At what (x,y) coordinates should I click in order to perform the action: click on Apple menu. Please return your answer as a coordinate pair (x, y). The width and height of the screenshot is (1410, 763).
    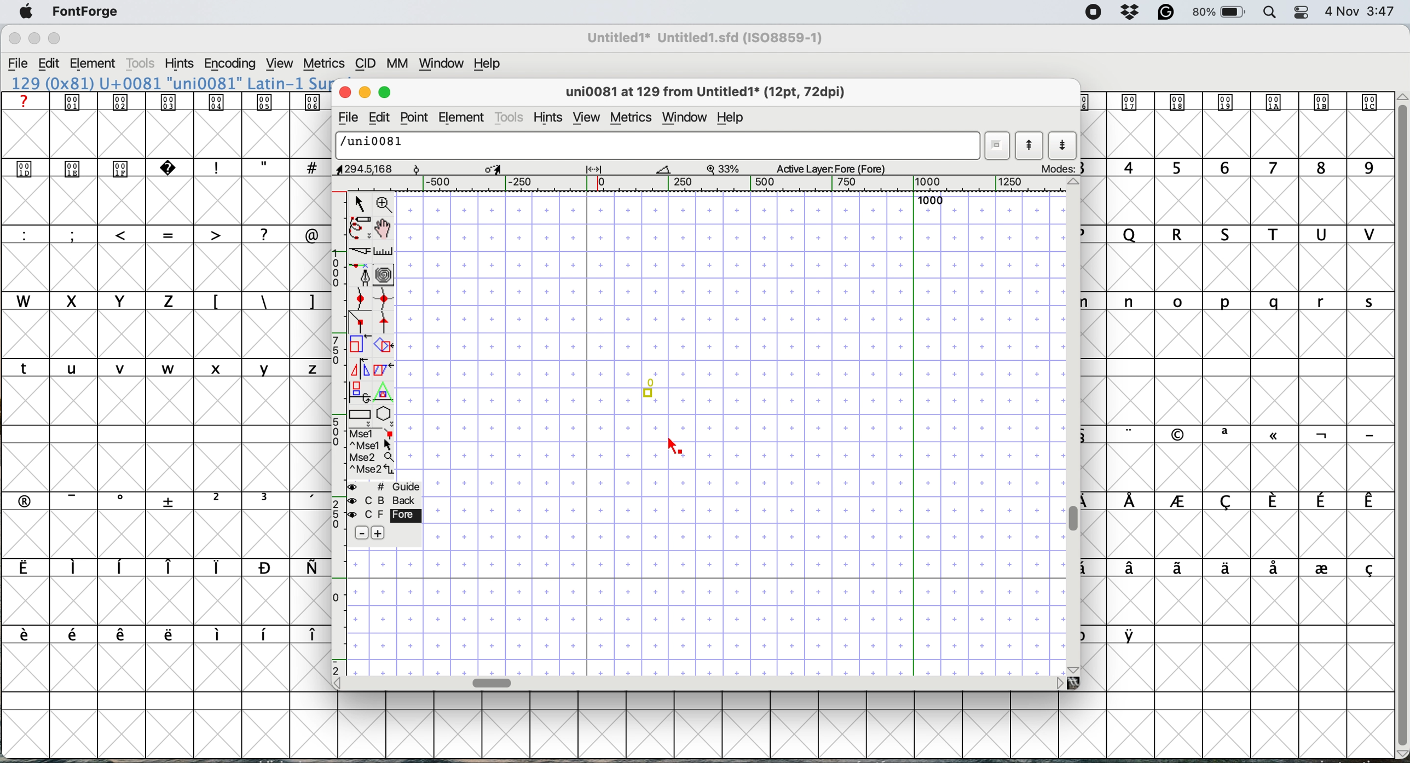
    Looking at the image, I should click on (26, 13).